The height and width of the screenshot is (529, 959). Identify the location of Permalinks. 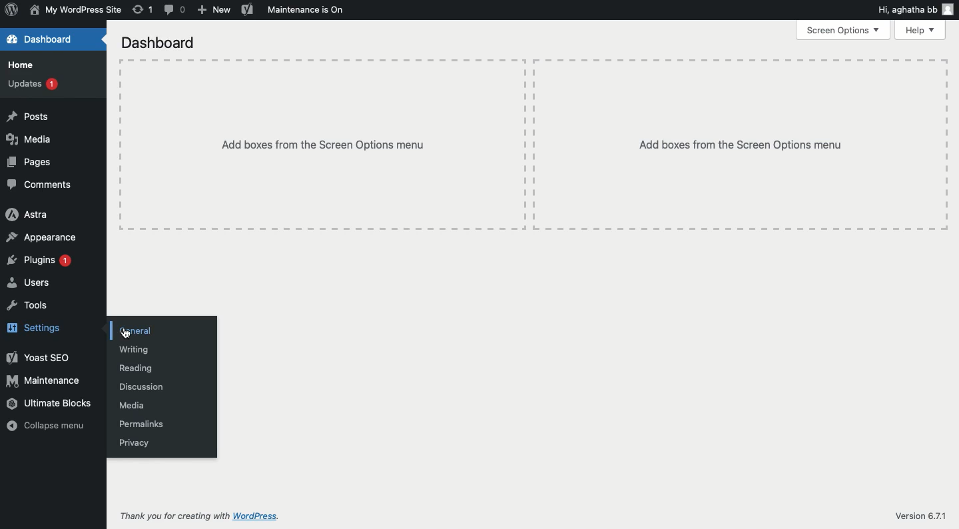
(143, 426).